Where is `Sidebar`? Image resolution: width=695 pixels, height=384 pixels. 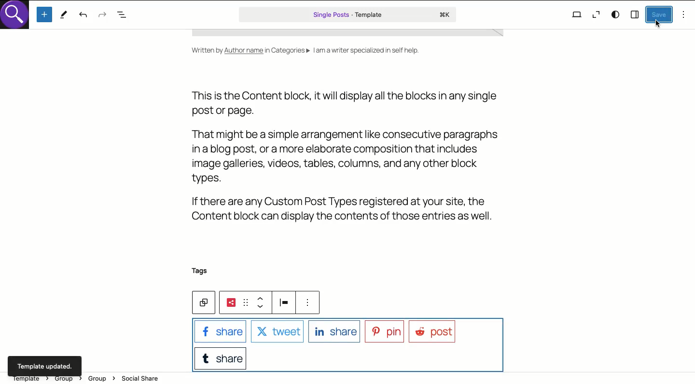 Sidebar is located at coordinates (635, 14).